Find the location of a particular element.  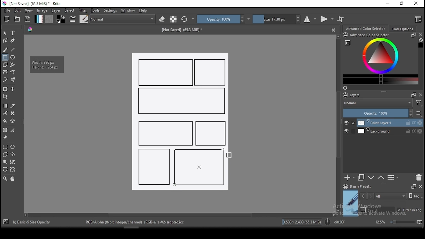

polygon tool is located at coordinates (5, 65).